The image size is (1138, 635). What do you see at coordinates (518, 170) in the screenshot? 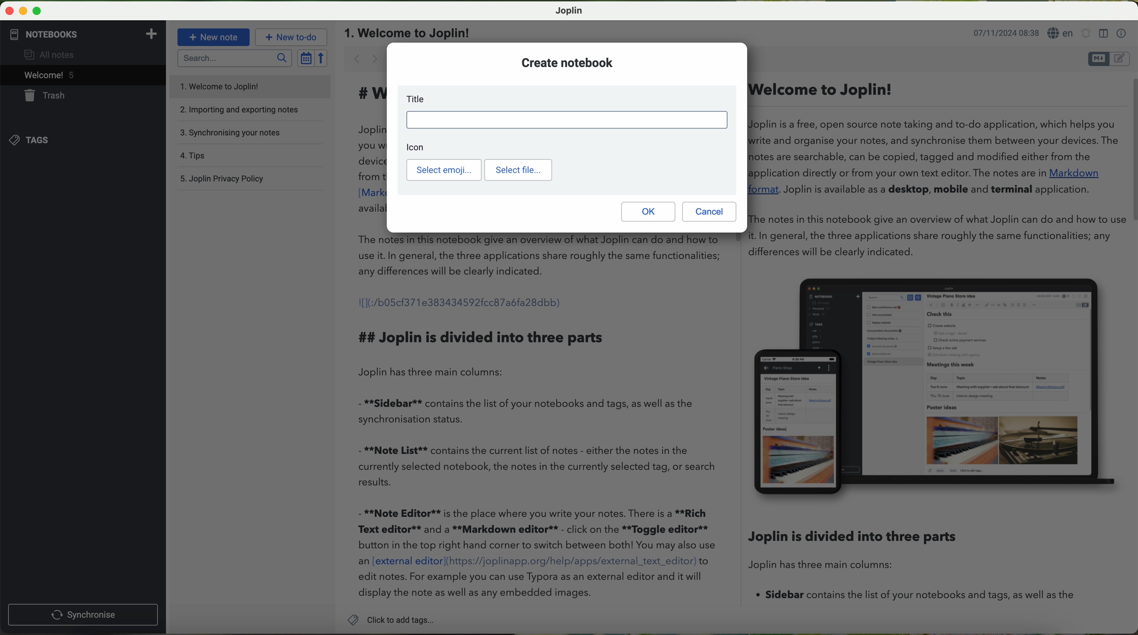
I see `select file` at bounding box center [518, 170].